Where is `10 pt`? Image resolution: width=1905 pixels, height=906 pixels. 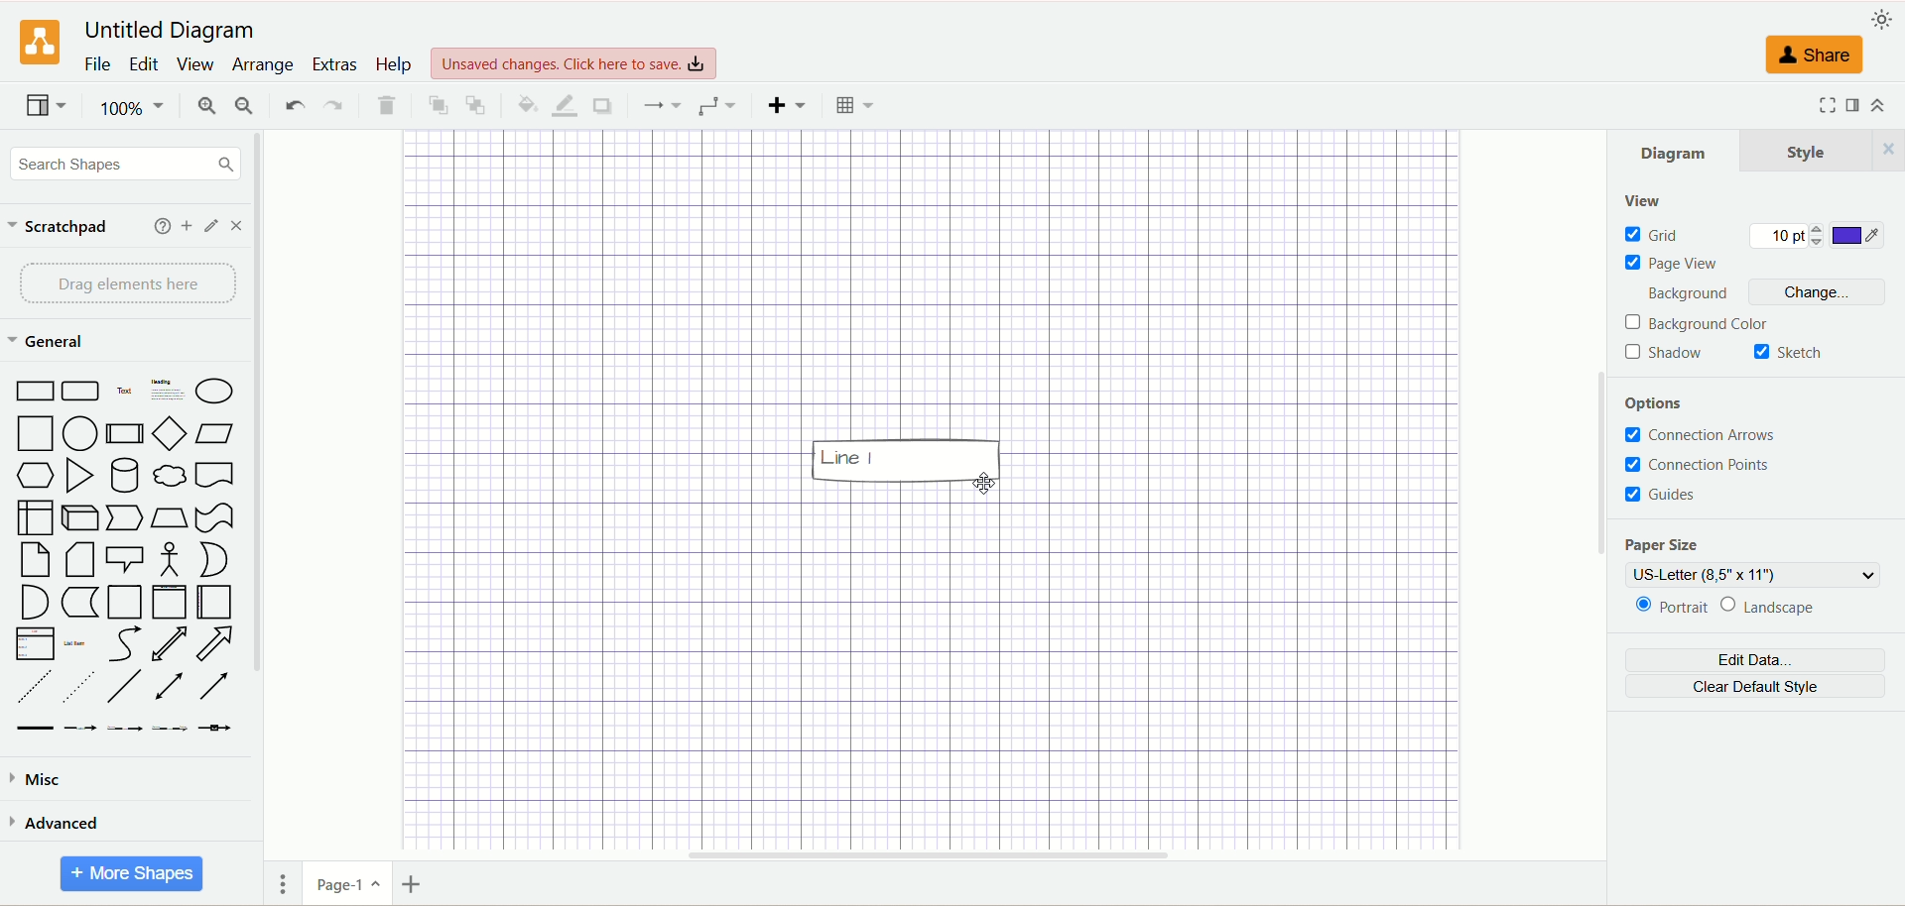
10 pt is located at coordinates (1789, 236).